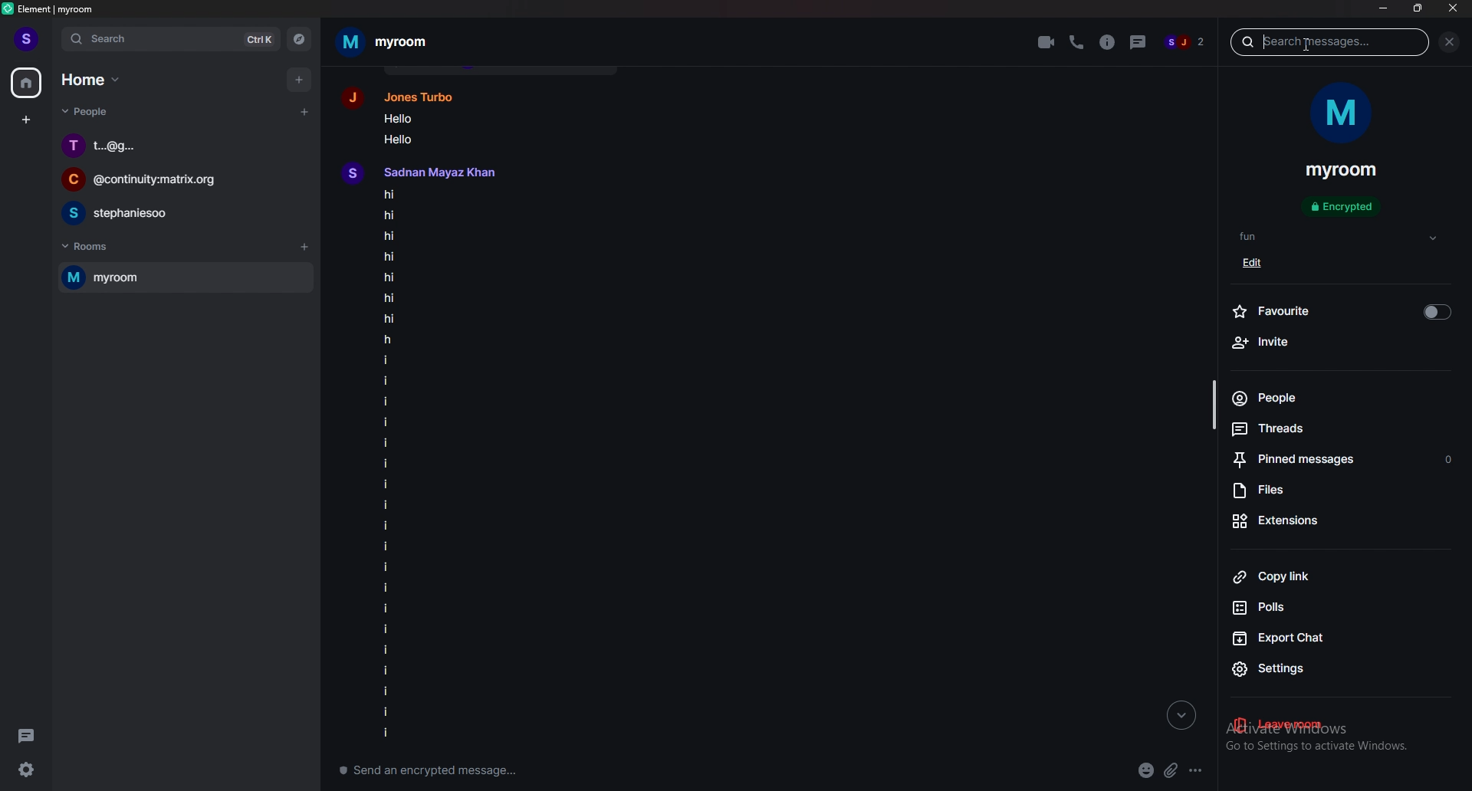  I want to click on add rooms, so click(304, 249).